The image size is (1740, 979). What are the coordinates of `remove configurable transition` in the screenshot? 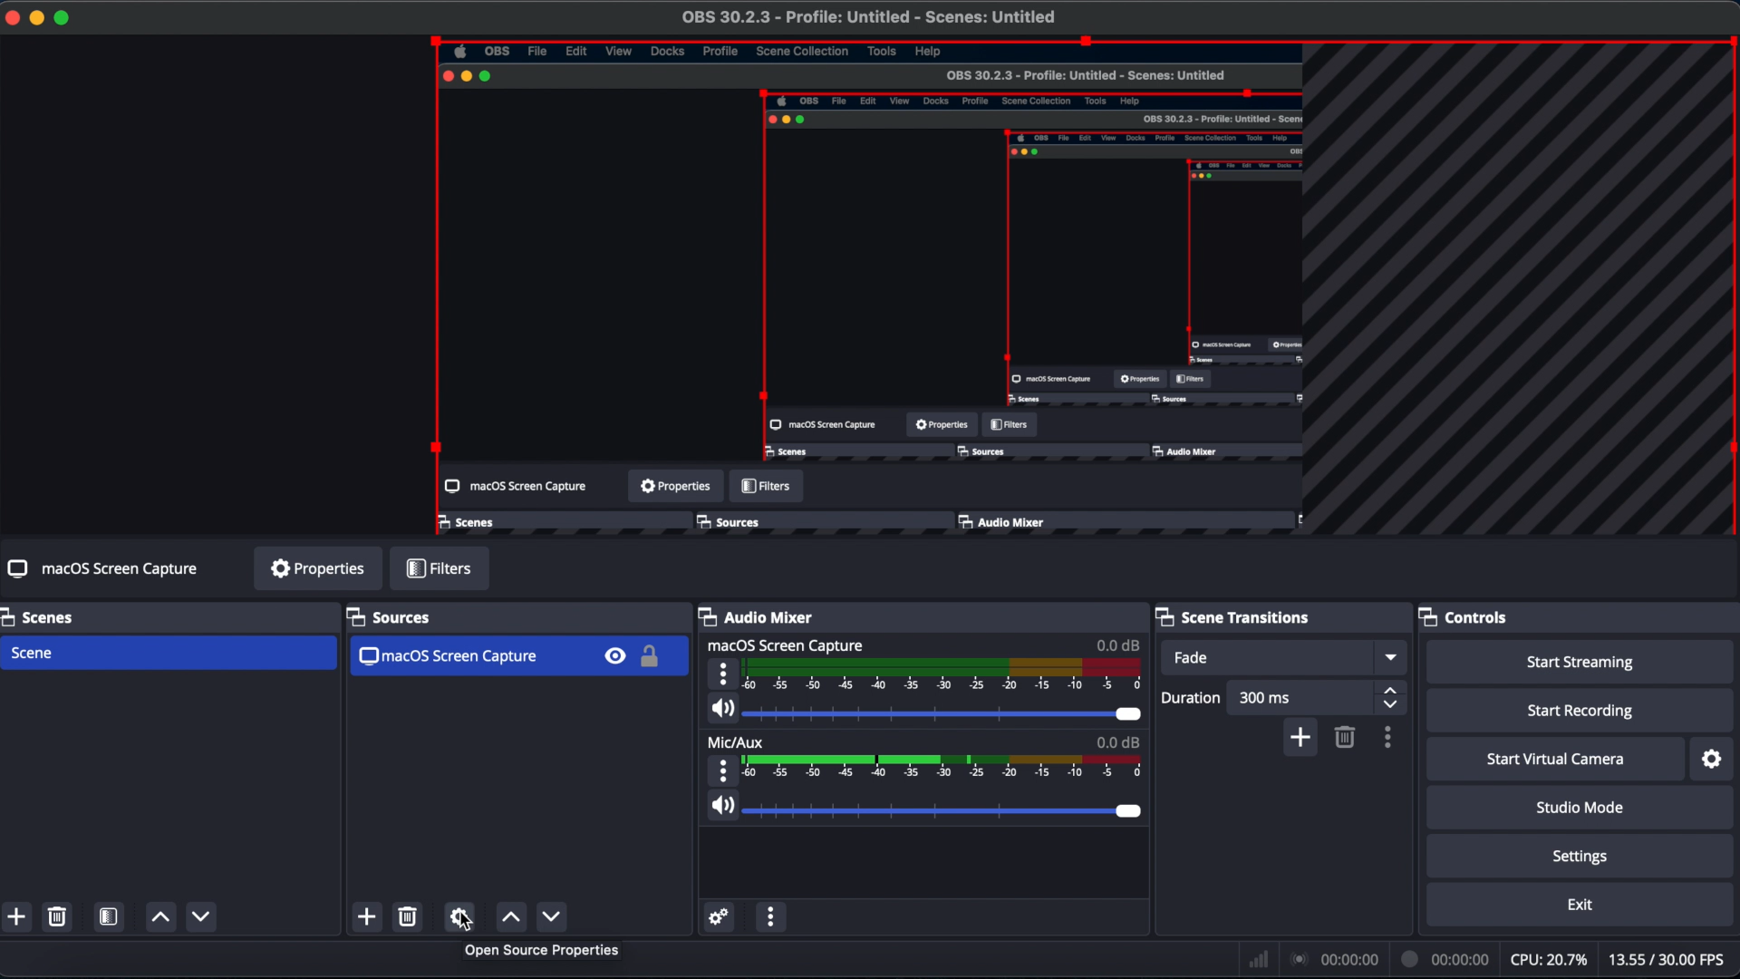 It's located at (1346, 737).